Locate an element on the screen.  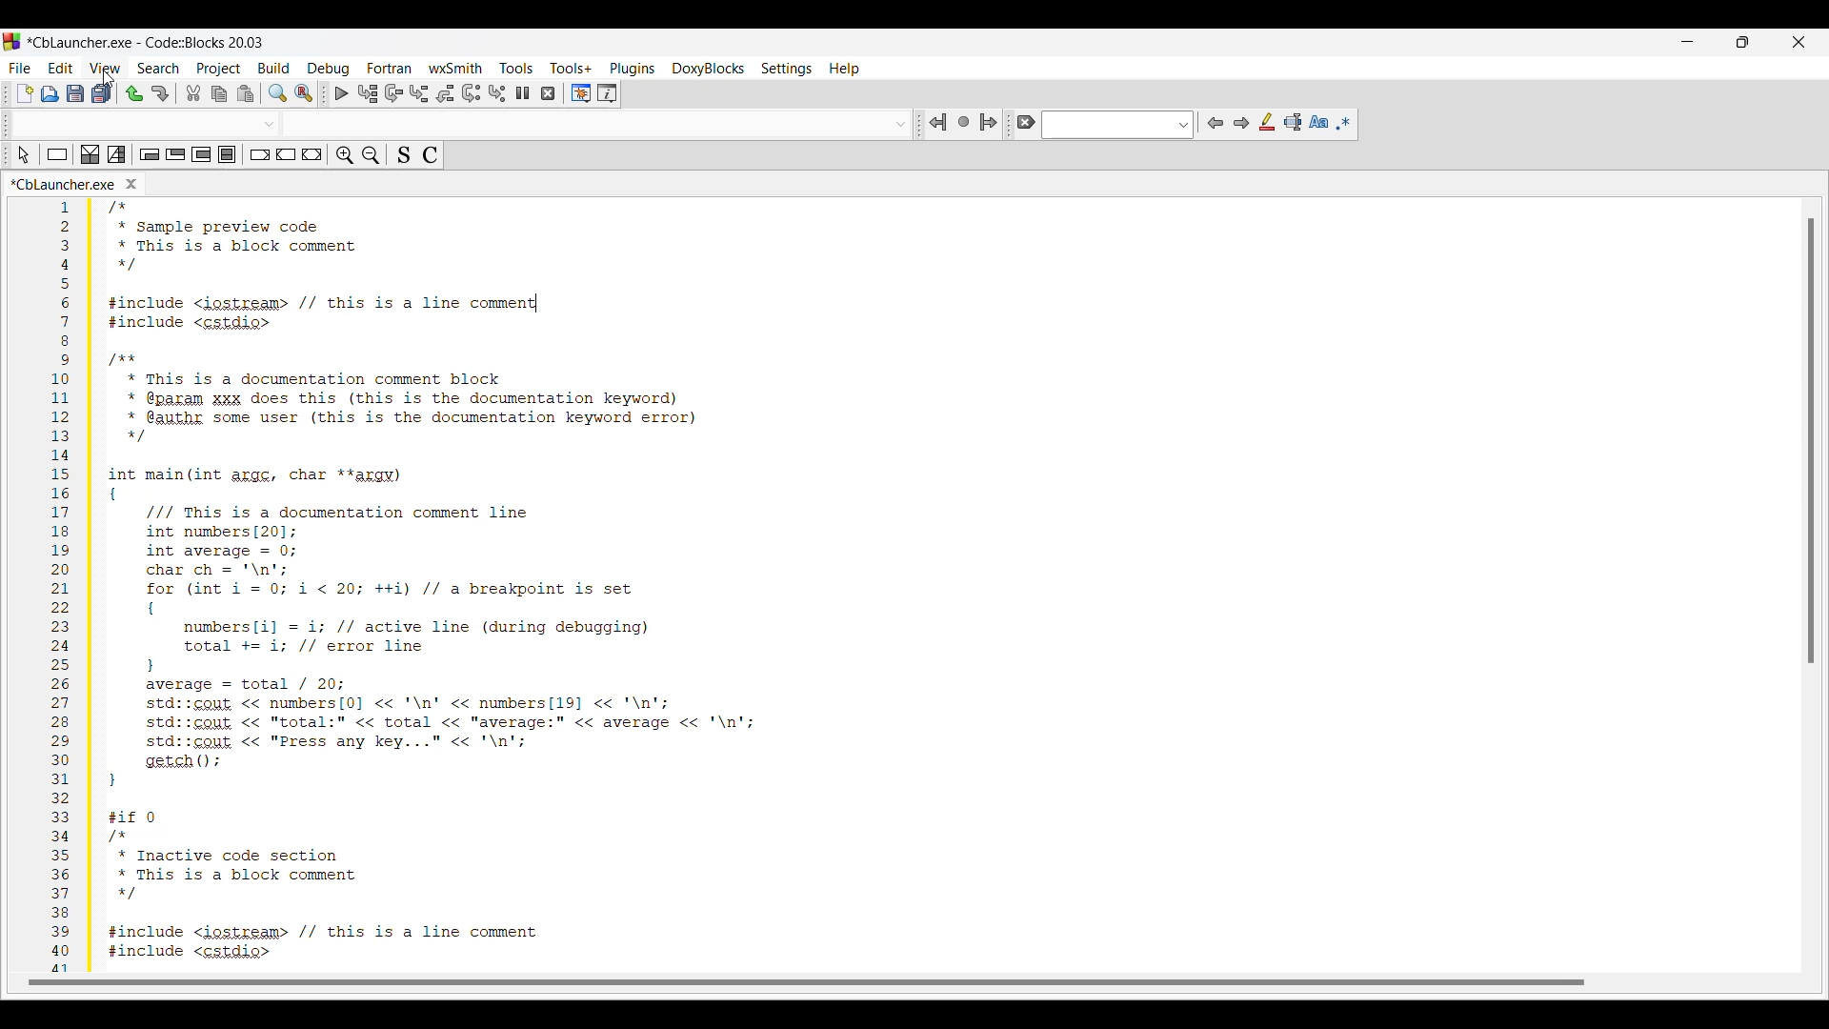
Fortran menu is located at coordinates (391, 68).